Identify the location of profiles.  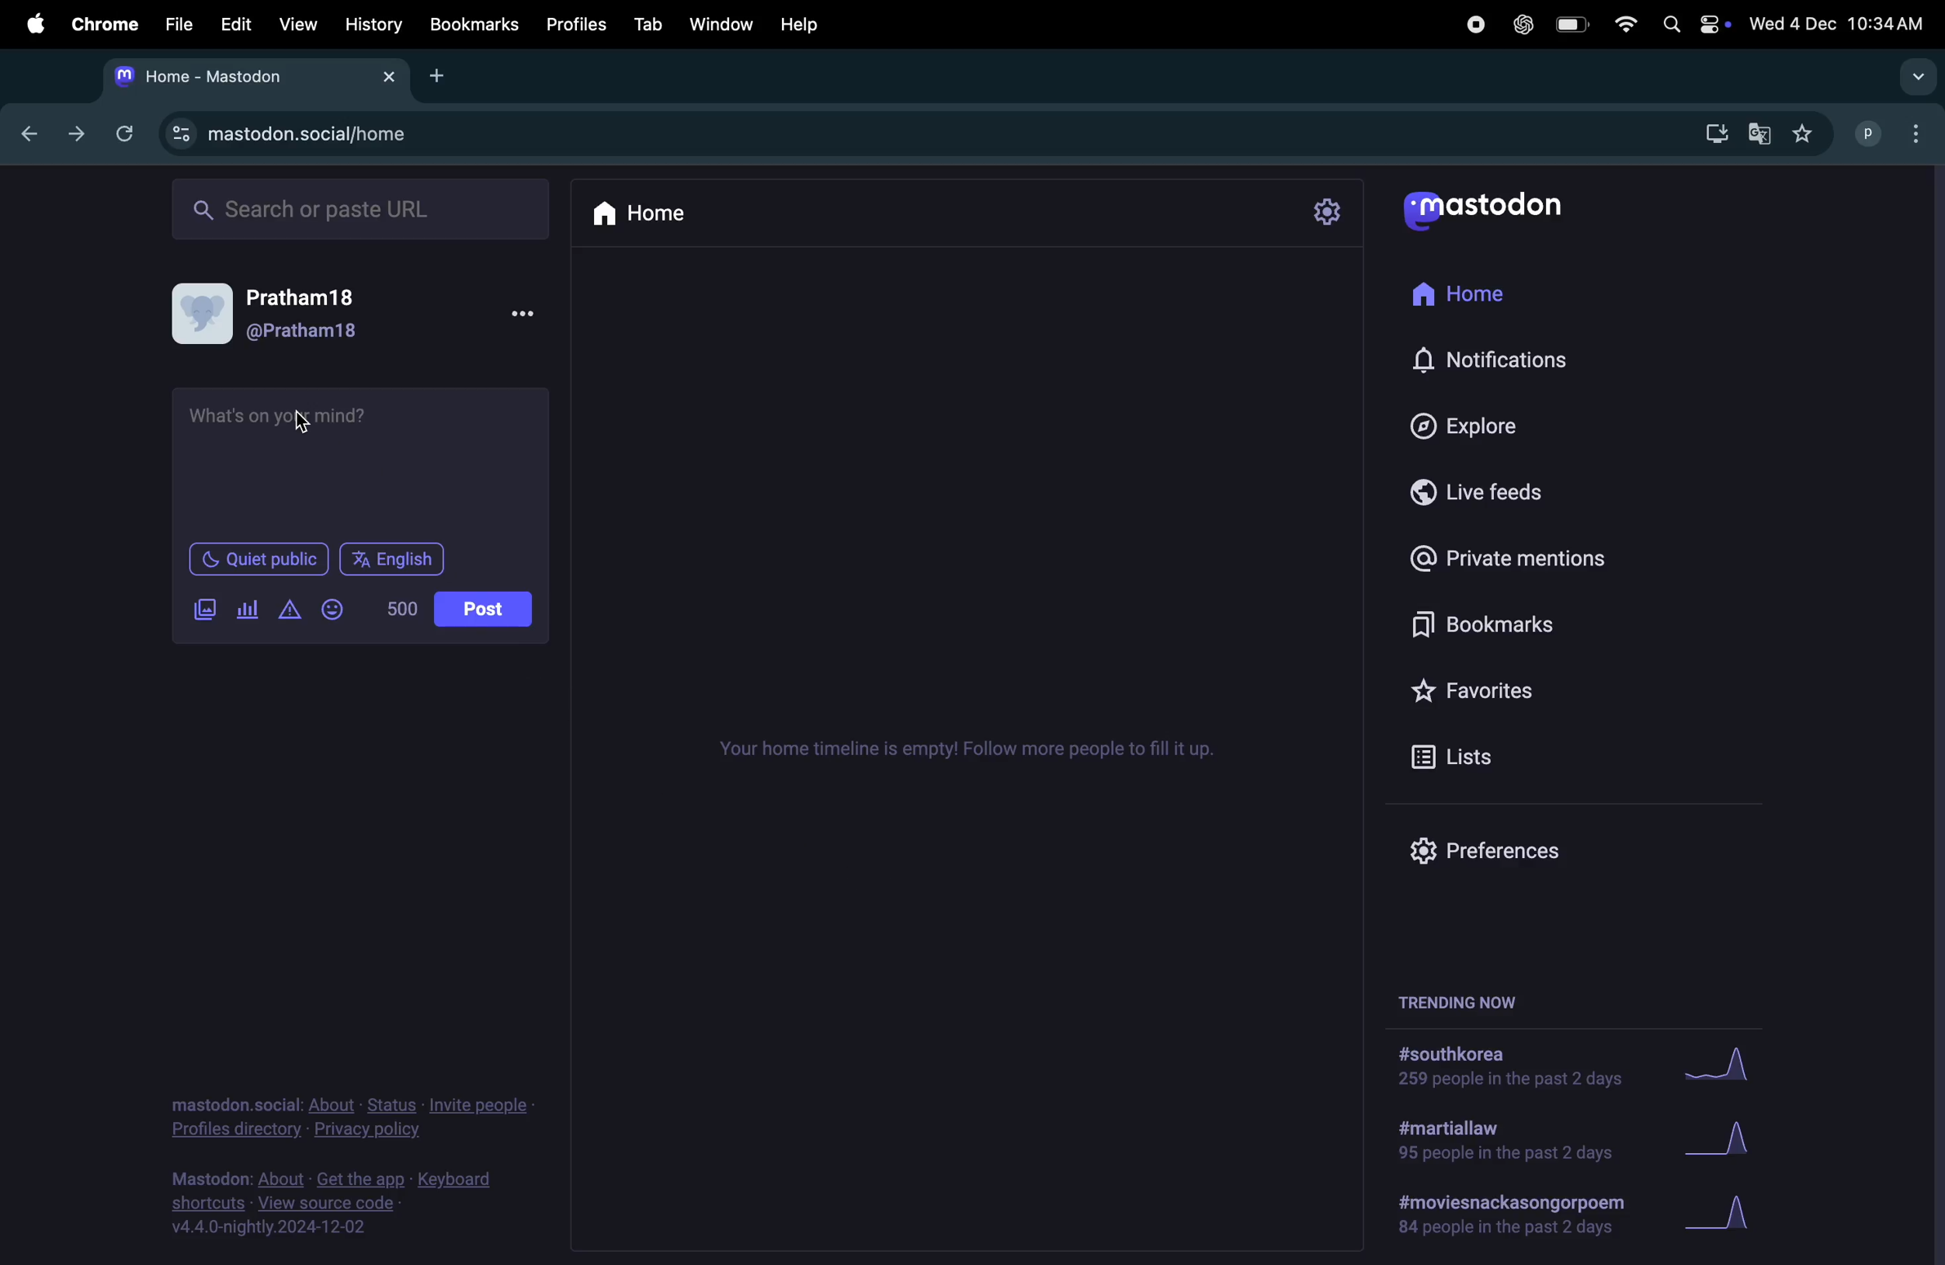
(579, 33).